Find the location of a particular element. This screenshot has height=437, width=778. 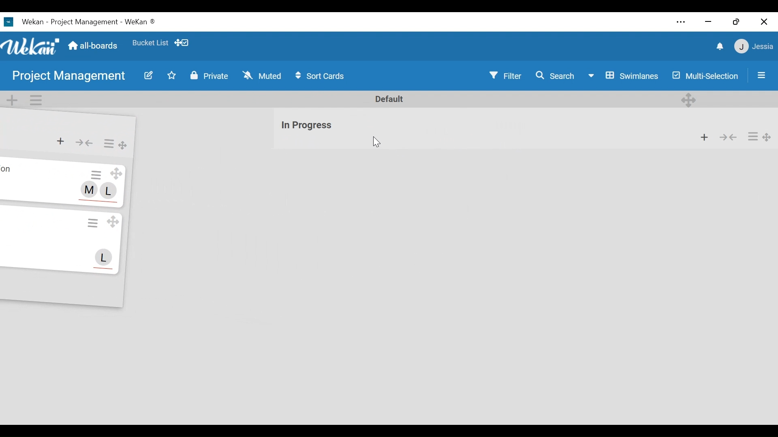

M is located at coordinates (89, 189).